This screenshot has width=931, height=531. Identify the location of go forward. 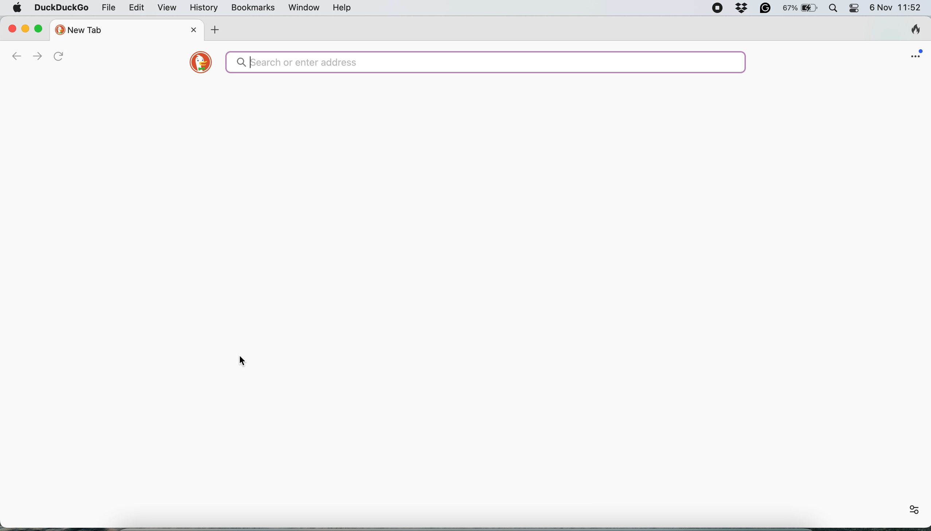
(38, 55).